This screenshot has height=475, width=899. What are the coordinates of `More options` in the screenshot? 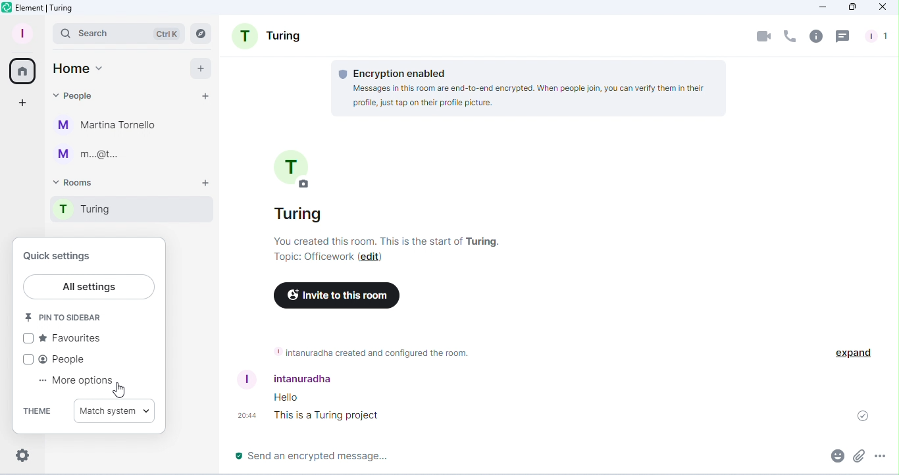 It's located at (878, 456).